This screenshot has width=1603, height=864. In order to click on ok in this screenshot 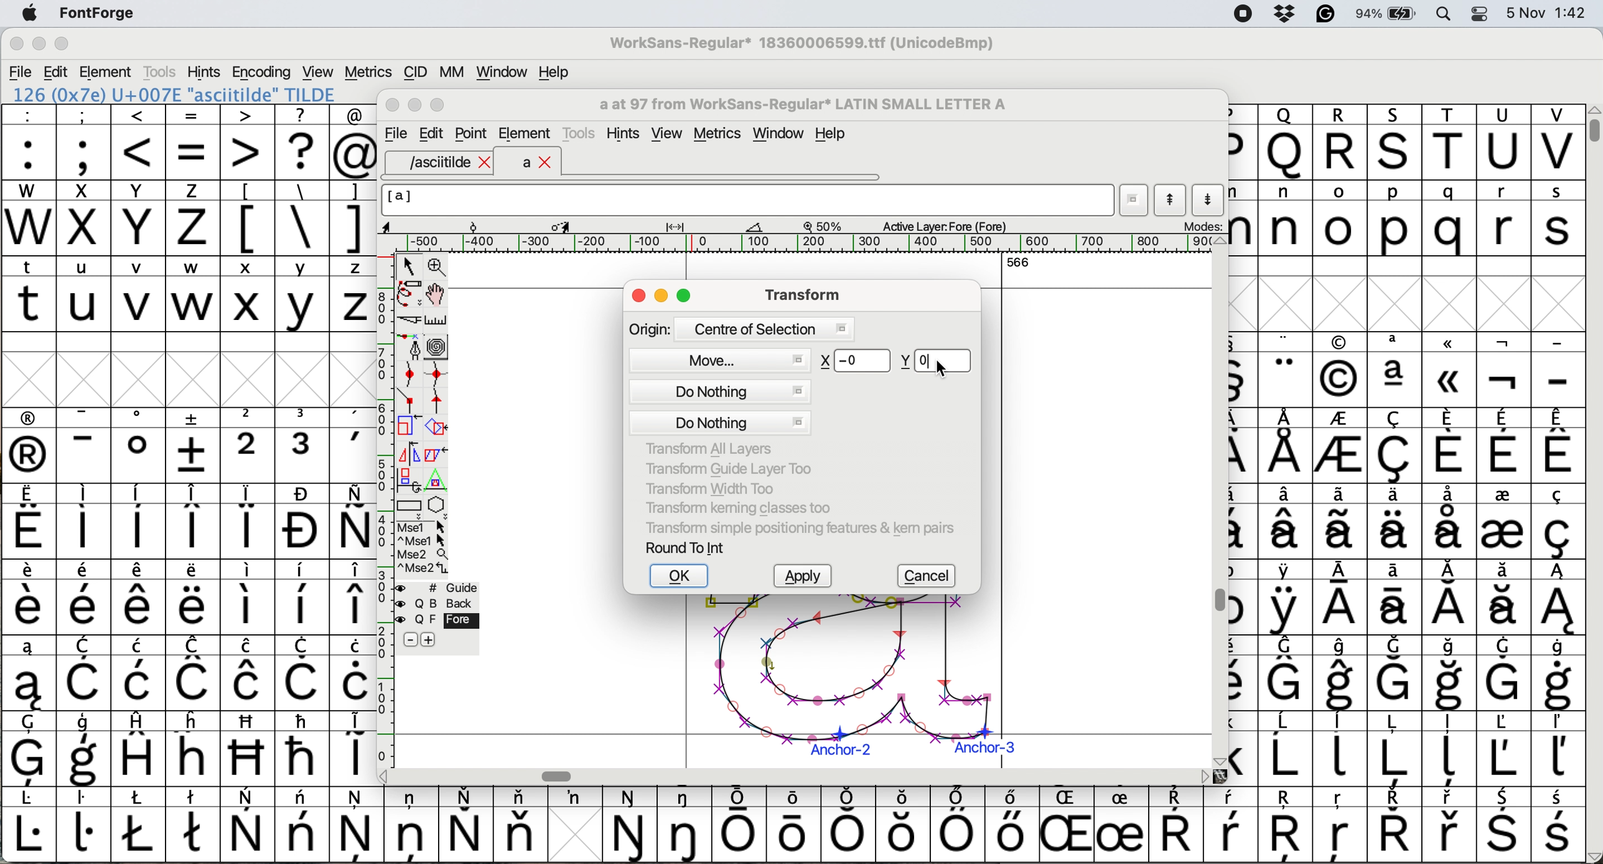, I will do `click(681, 576)`.